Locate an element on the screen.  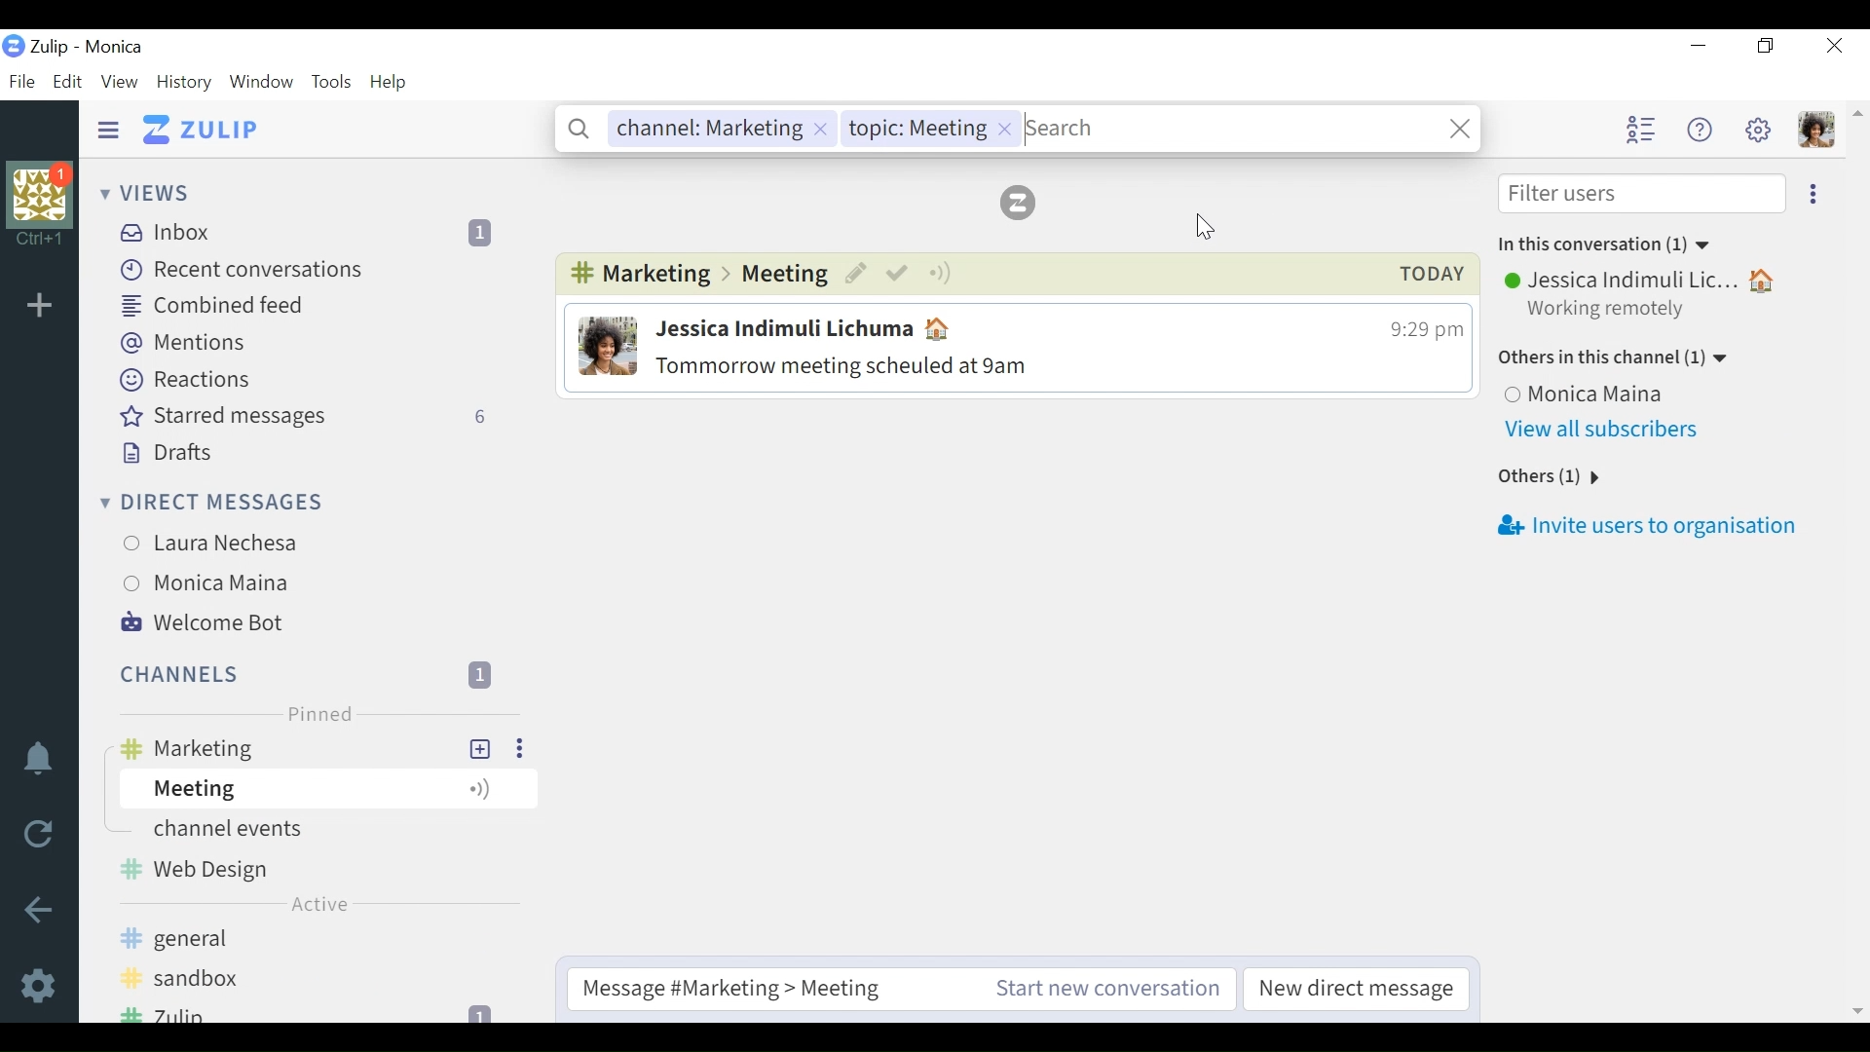
Drafts is located at coordinates (167, 451).